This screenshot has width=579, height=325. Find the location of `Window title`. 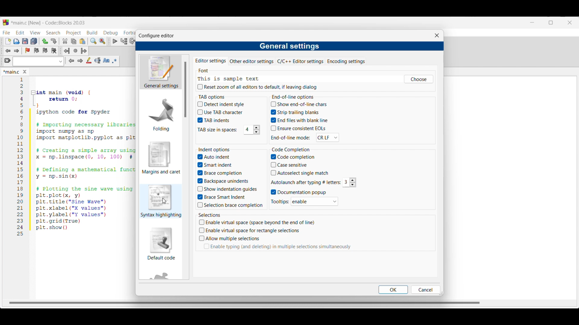

Window title is located at coordinates (156, 36).